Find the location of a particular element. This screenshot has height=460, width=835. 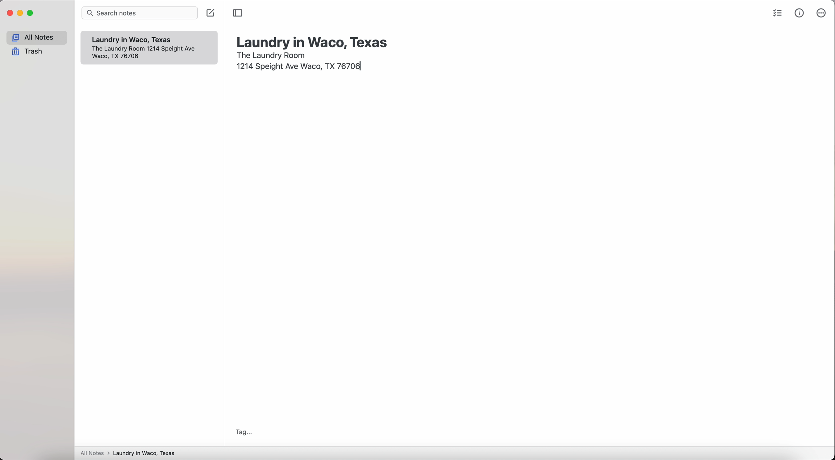

close app is located at coordinates (10, 13).